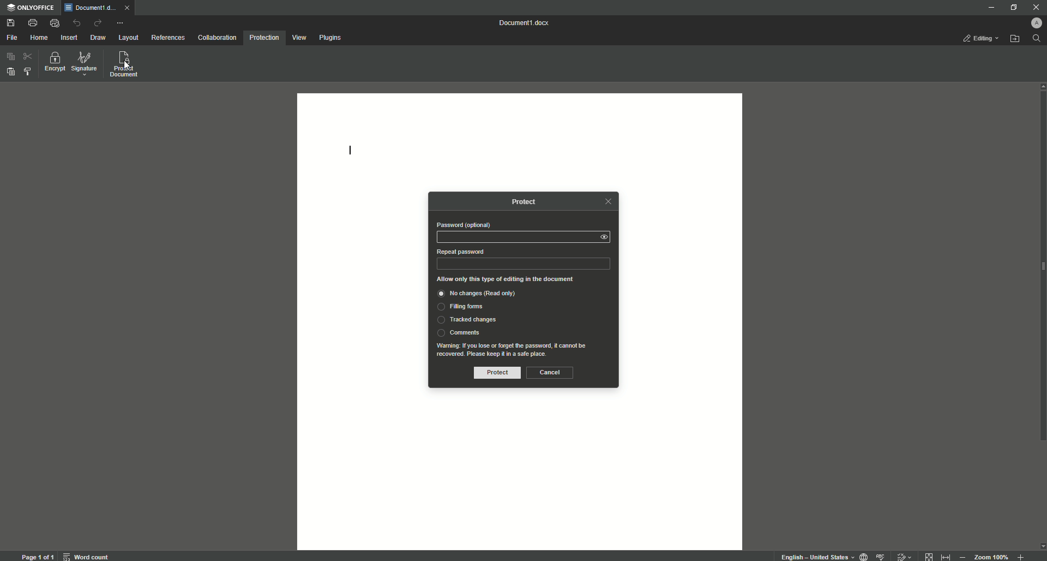 Image resolution: width=1047 pixels, height=561 pixels. Describe the element at coordinates (816, 557) in the screenshot. I see `text language` at that location.